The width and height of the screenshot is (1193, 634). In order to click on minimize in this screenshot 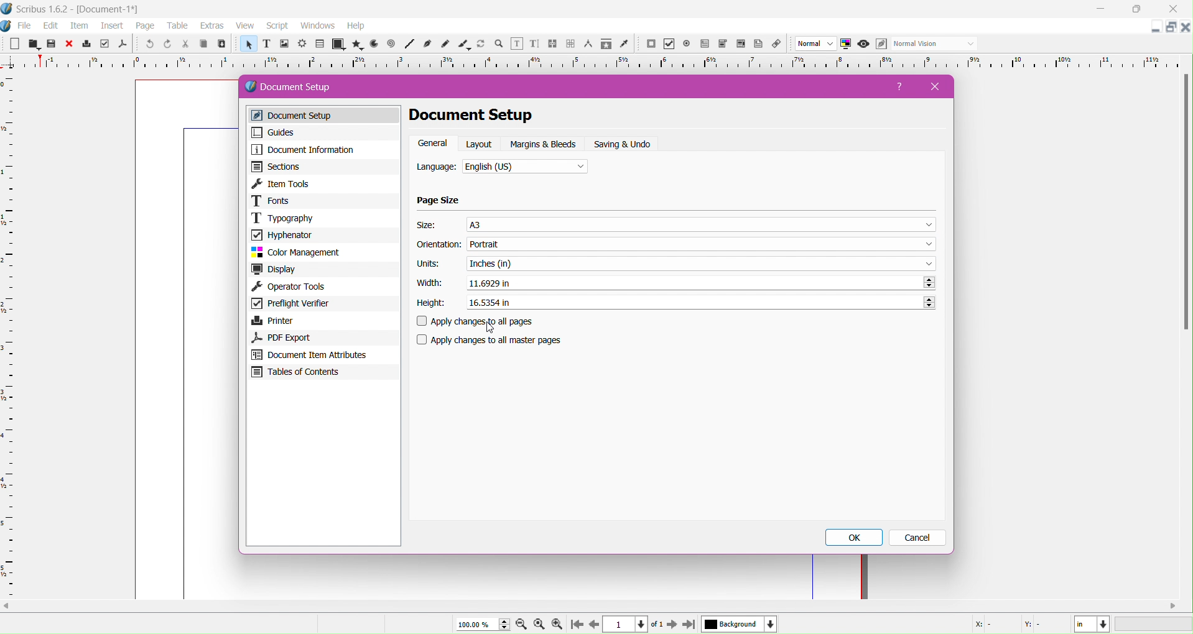, I will do `click(1101, 9)`.